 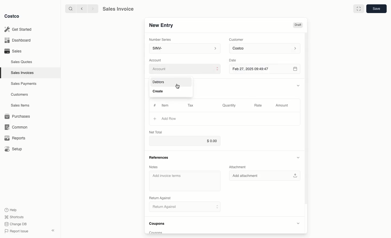 What do you see at coordinates (154, 118) in the screenshot?
I see `Add` at bounding box center [154, 118].